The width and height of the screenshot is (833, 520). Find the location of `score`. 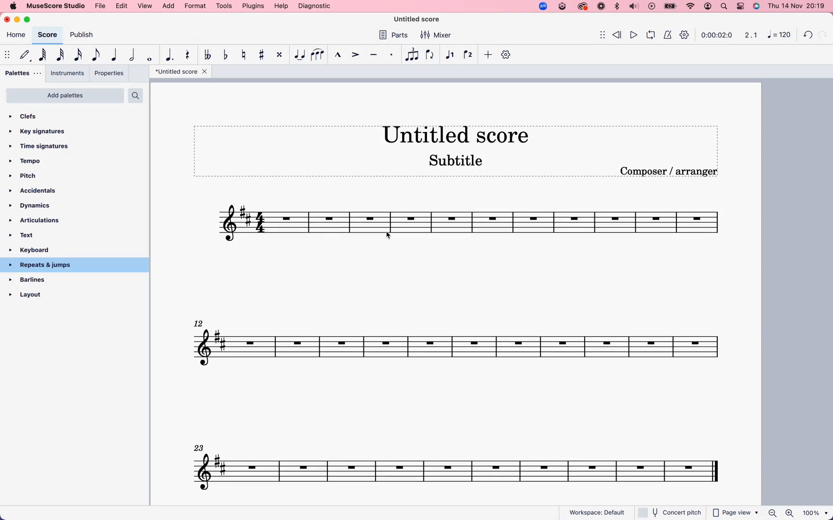

score is located at coordinates (47, 35).